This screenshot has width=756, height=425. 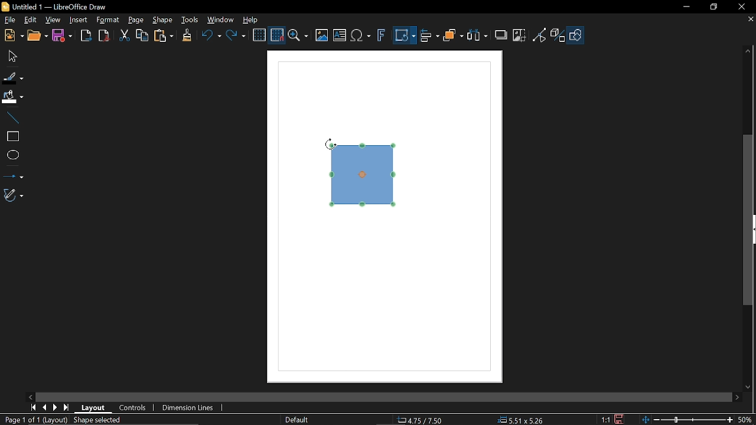 I want to click on Redo, so click(x=235, y=37).